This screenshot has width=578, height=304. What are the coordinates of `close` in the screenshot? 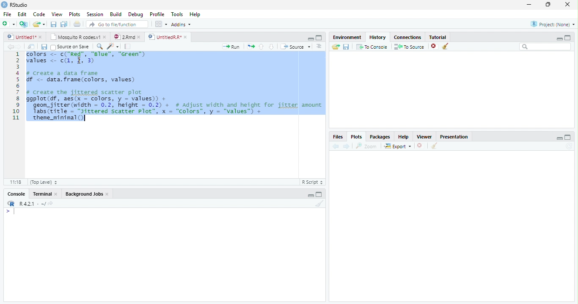 It's located at (567, 4).